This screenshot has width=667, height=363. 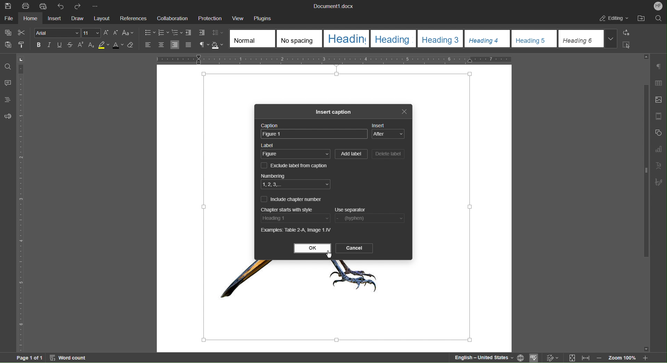 I want to click on Bold, so click(x=39, y=45).